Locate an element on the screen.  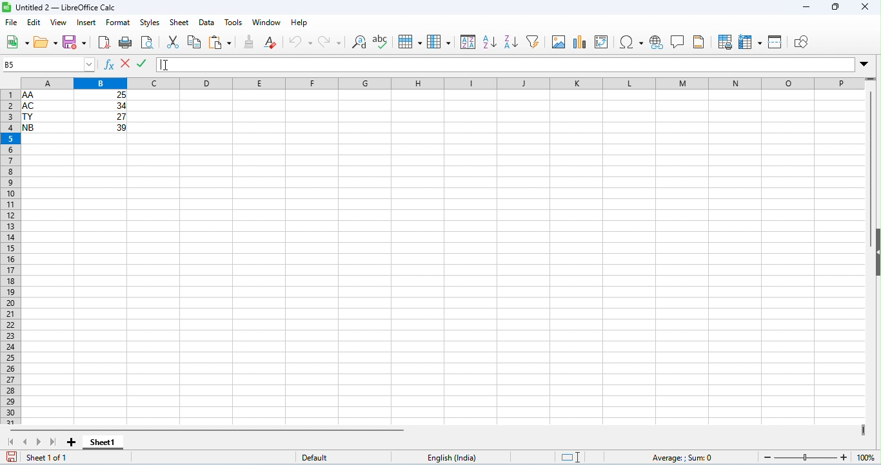
tools is located at coordinates (234, 23).